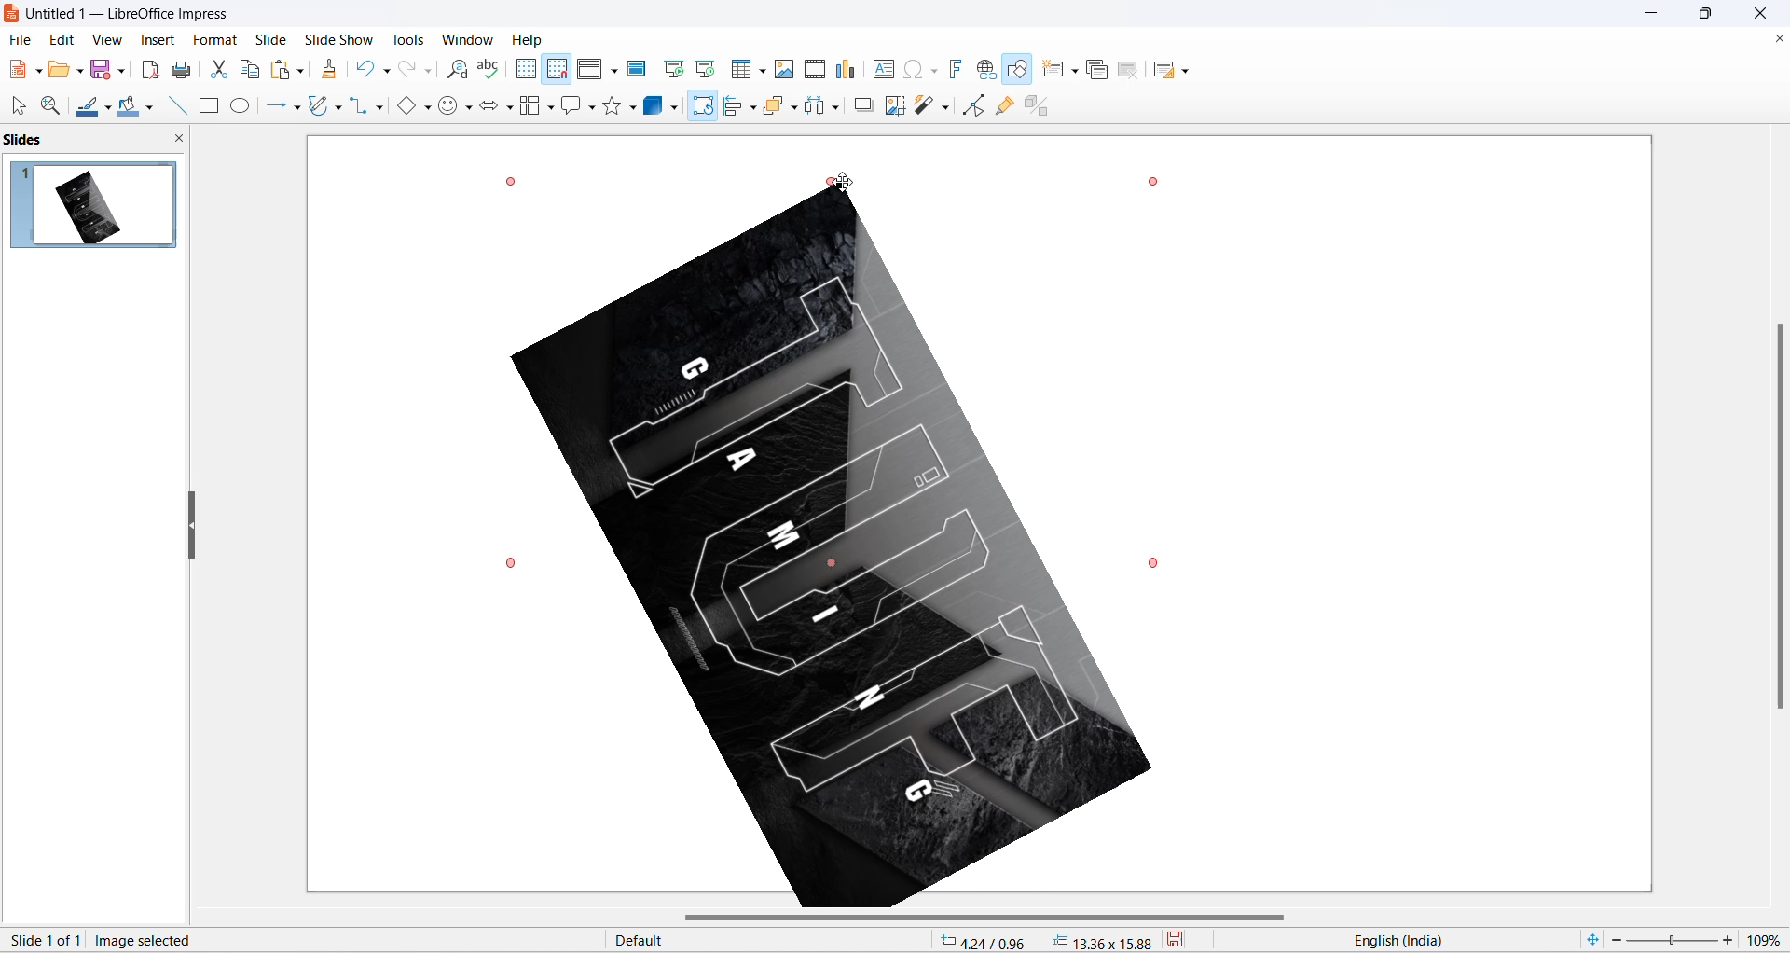  What do you see at coordinates (955, 68) in the screenshot?
I see `insert fontwork text` at bounding box center [955, 68].